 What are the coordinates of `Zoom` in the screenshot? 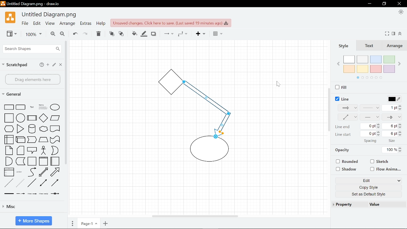 It's located at (31, 34).